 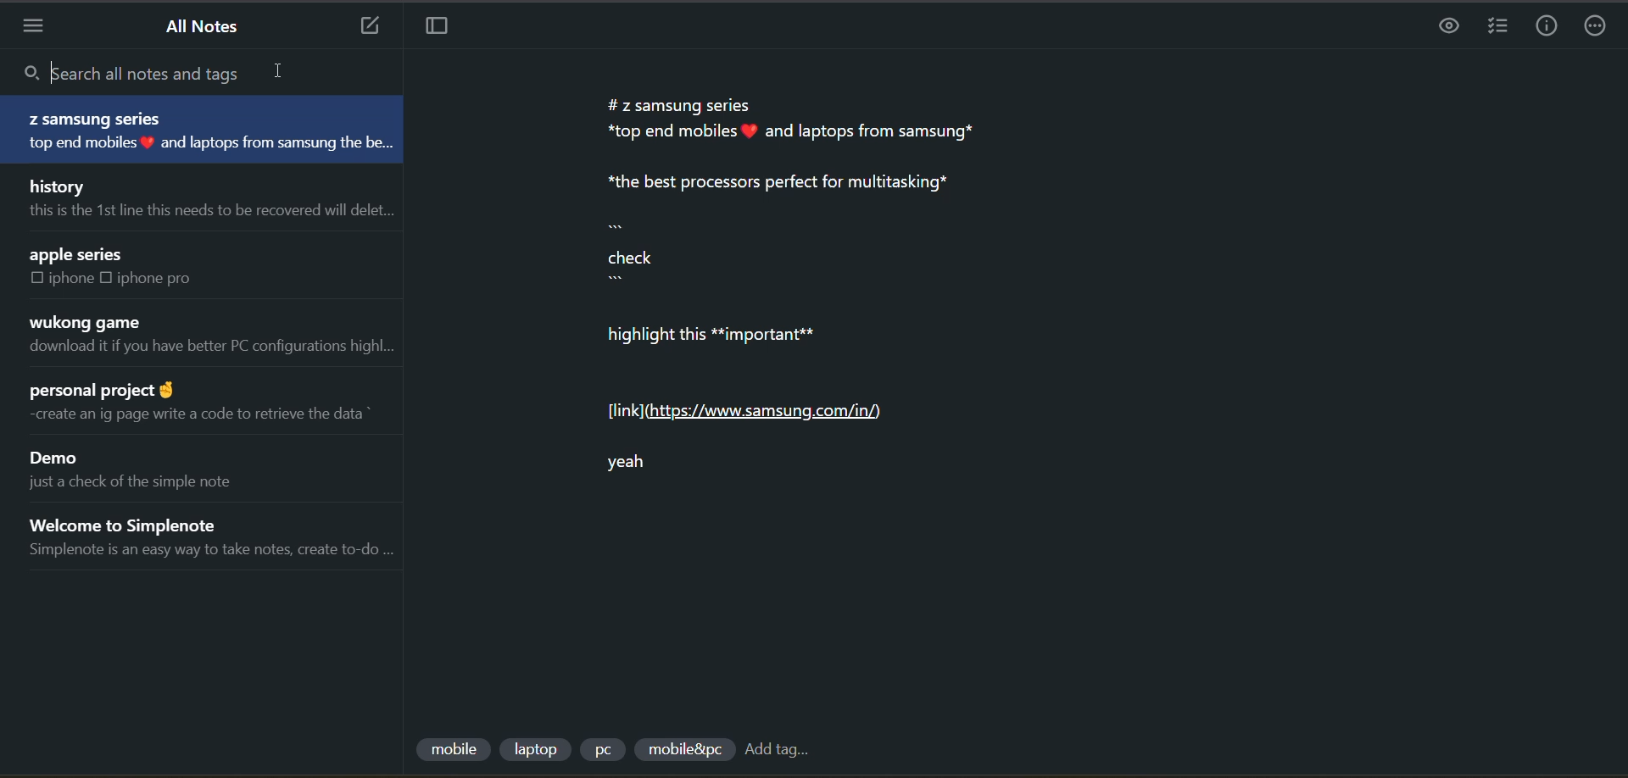 I want to click on [Op end mobiles * and laptops from samsung the be..., so click(x=217, y=142).